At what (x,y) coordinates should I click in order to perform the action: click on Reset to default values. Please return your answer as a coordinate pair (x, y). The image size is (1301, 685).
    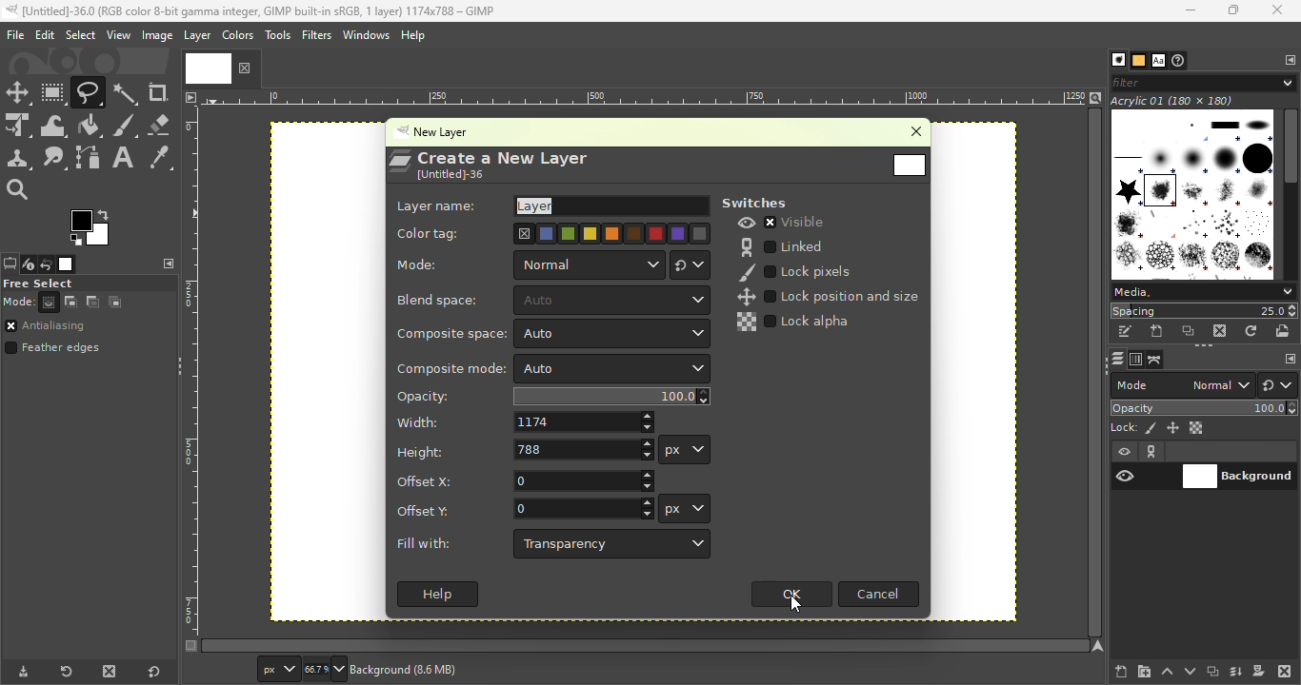
    Looking at the image, I should click on (151, 669).